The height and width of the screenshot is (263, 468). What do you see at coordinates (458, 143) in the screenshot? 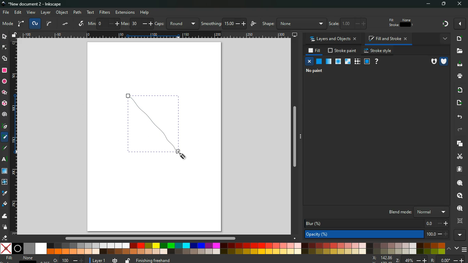
I see `layers` at bounding box center [458, 143].